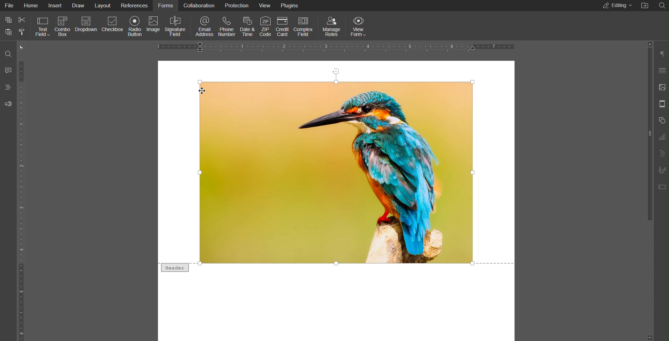  Describe the element at coordinates (616, 6) in the screenshot. I see `Editing` at that location.